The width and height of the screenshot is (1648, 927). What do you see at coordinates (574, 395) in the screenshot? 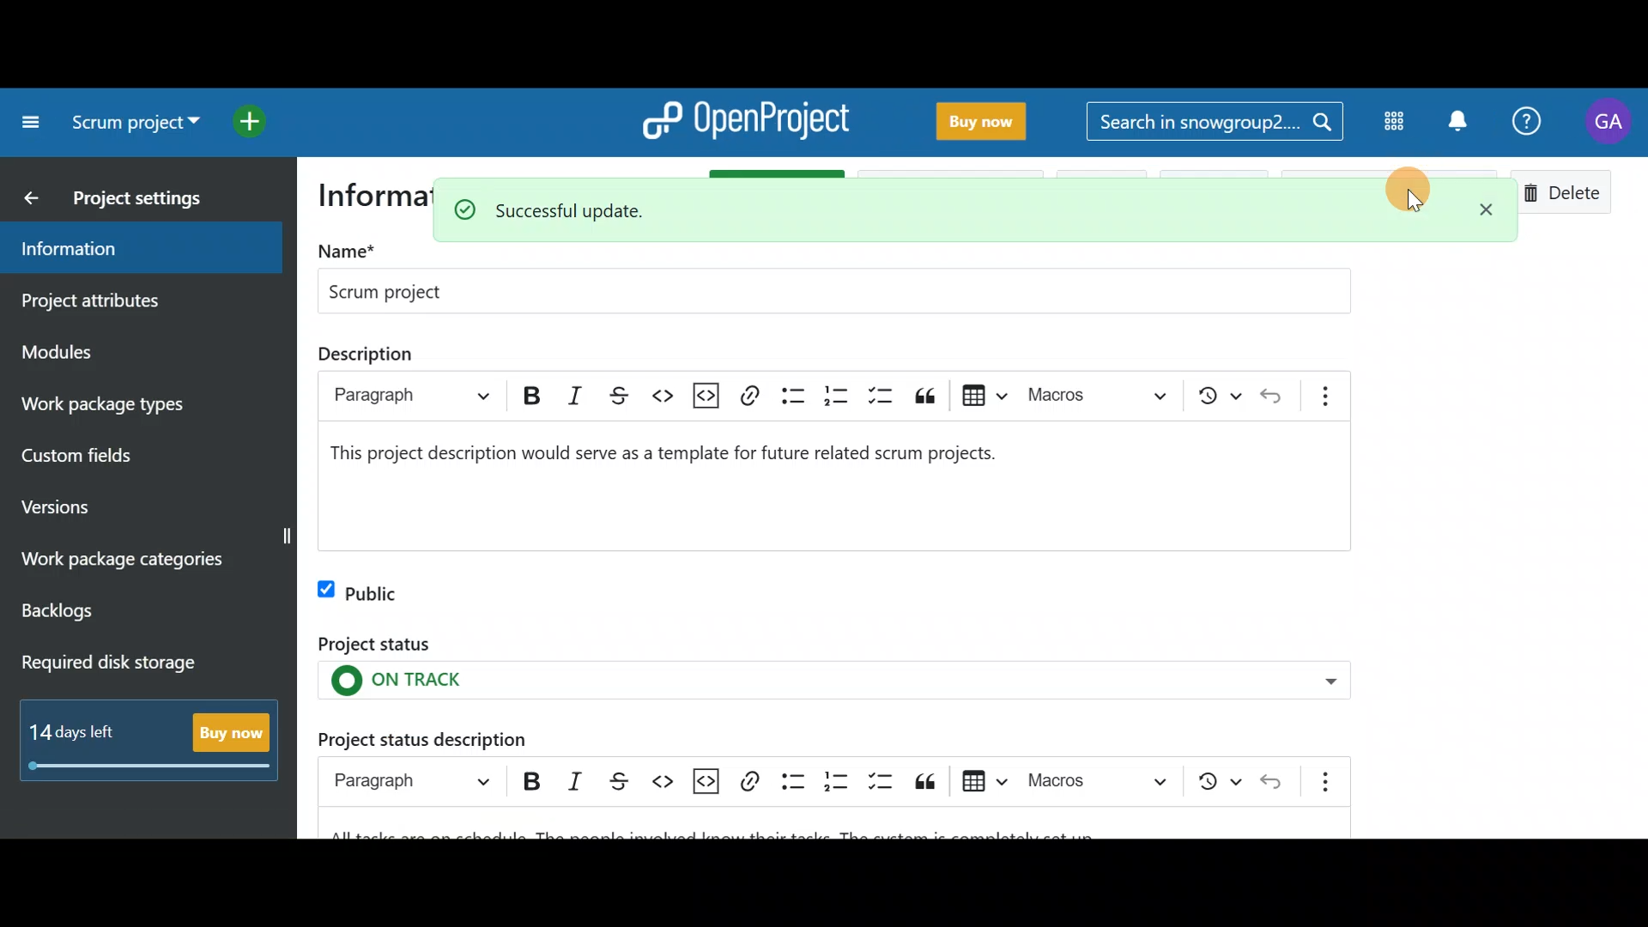
I see `italic` at bounding box center [574, 395].